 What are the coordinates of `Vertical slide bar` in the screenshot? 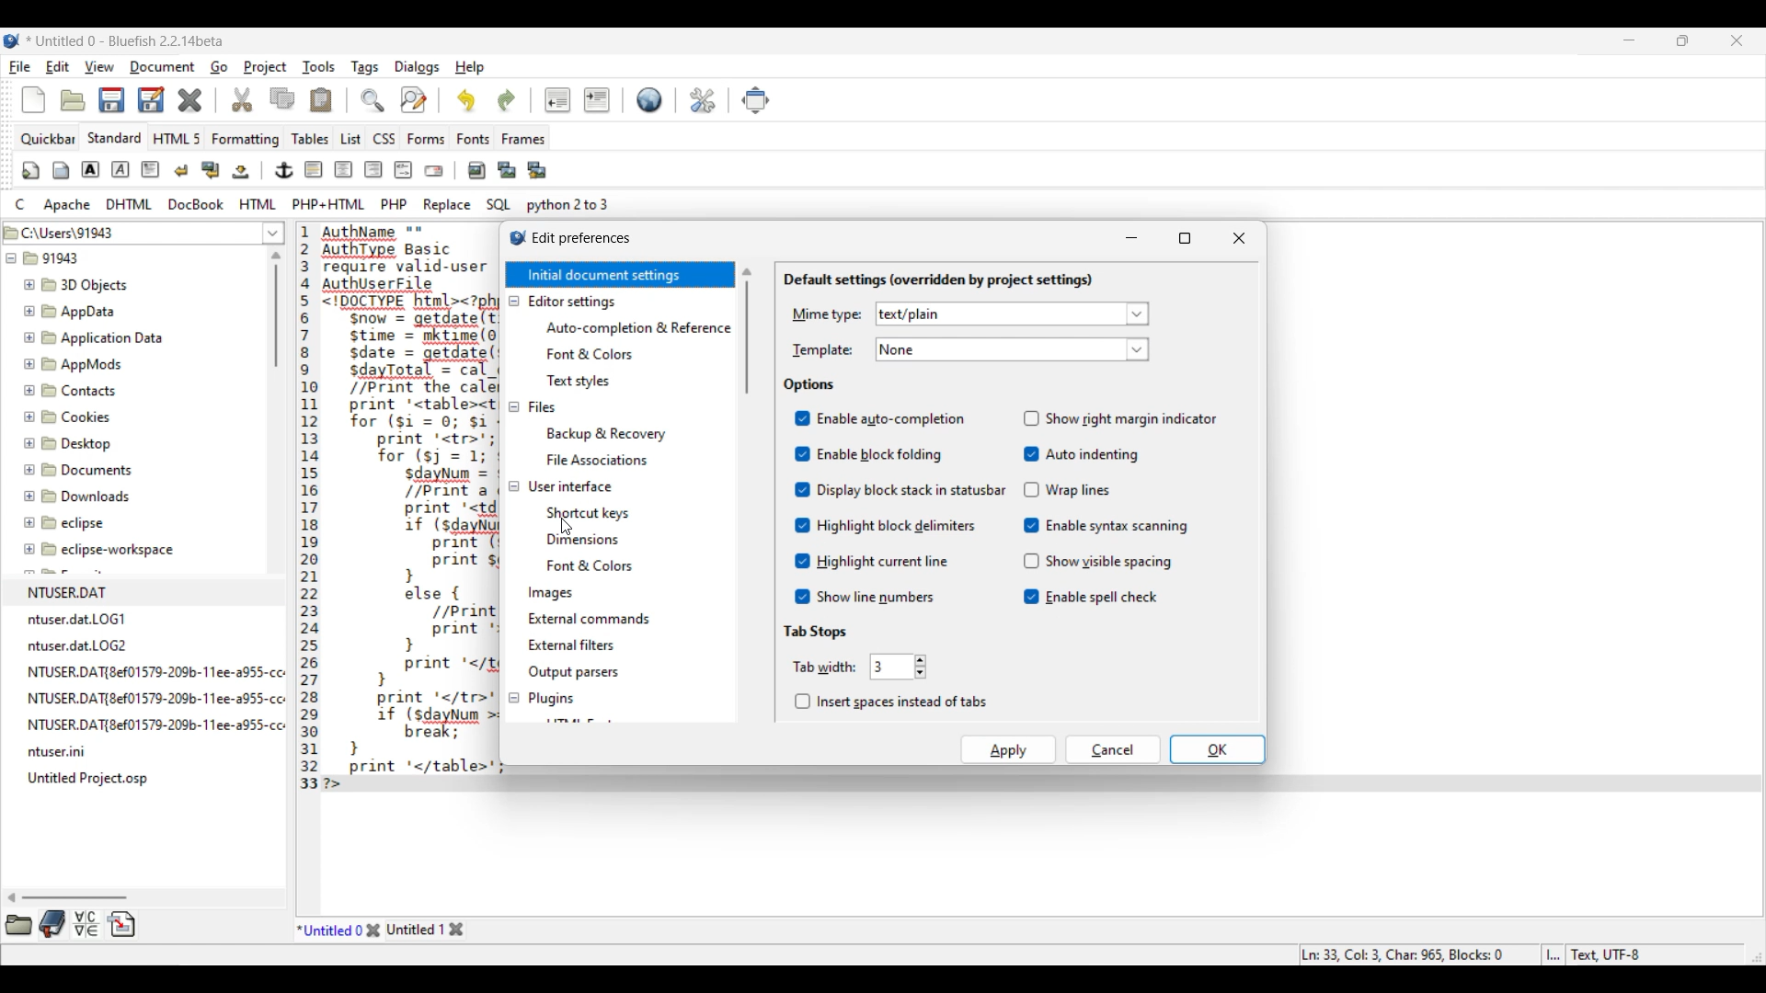 It's located at (276, 309).